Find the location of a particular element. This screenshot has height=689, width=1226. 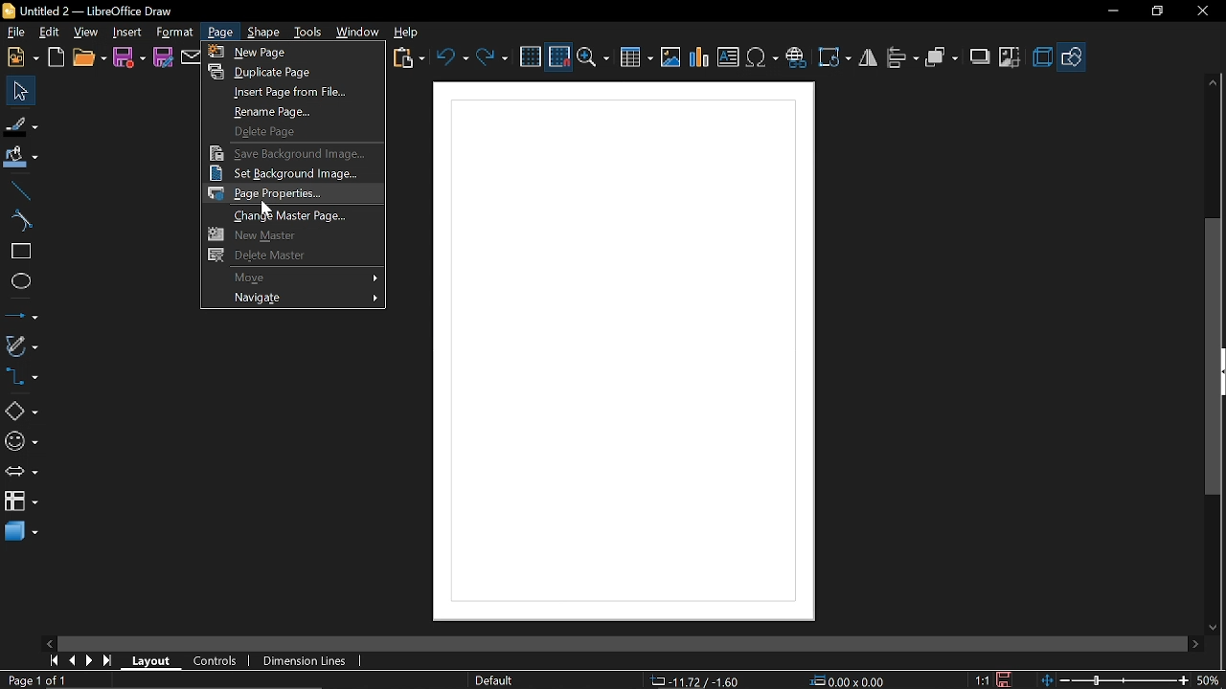

Navigate is located at coordinates (294, 300).